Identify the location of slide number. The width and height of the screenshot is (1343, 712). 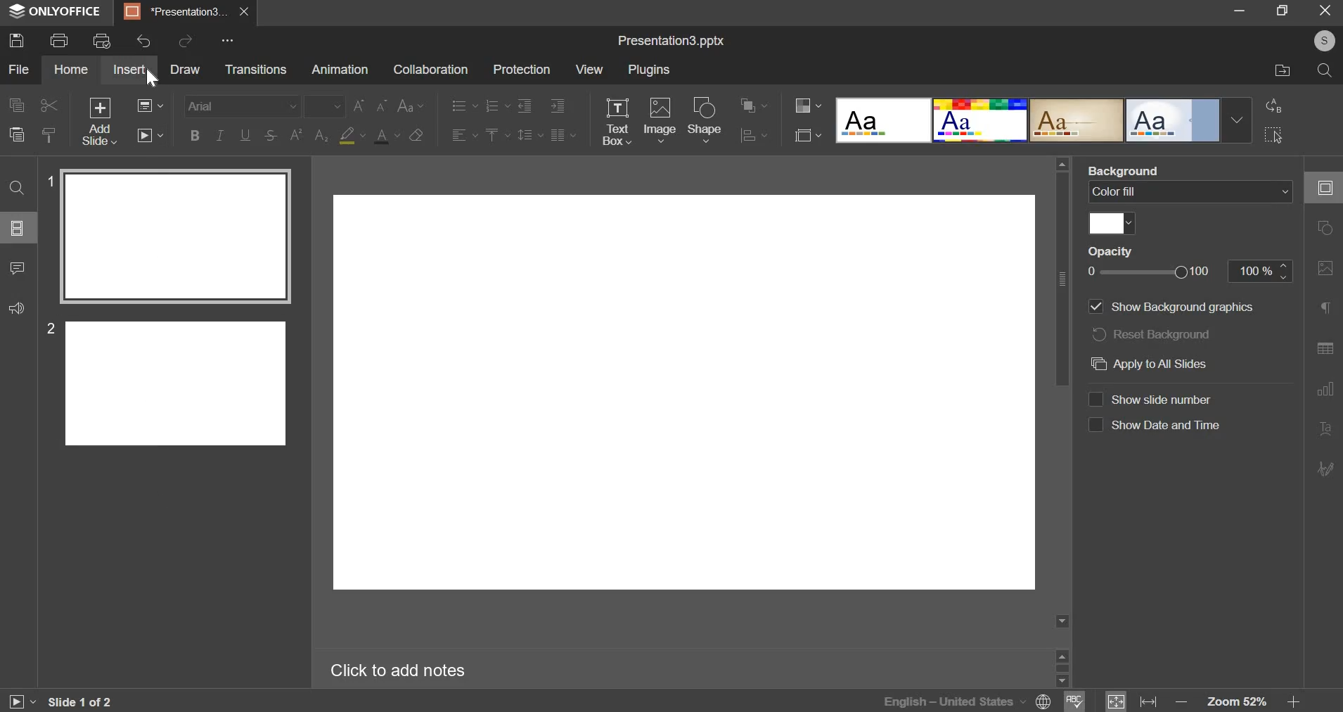
(48, 179).